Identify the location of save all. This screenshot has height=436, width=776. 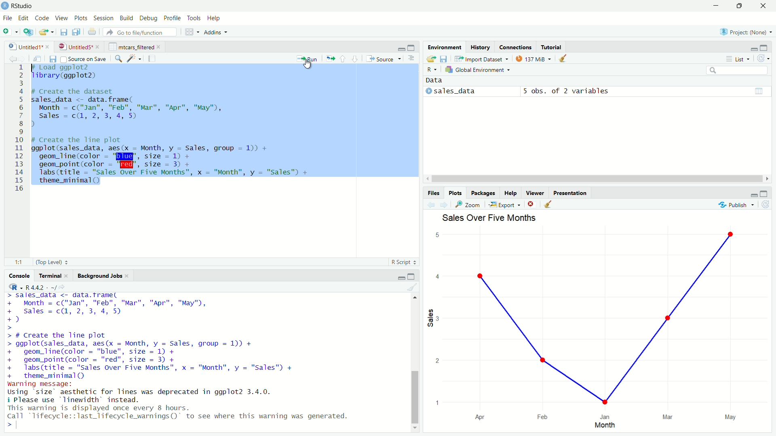
(76, 32).